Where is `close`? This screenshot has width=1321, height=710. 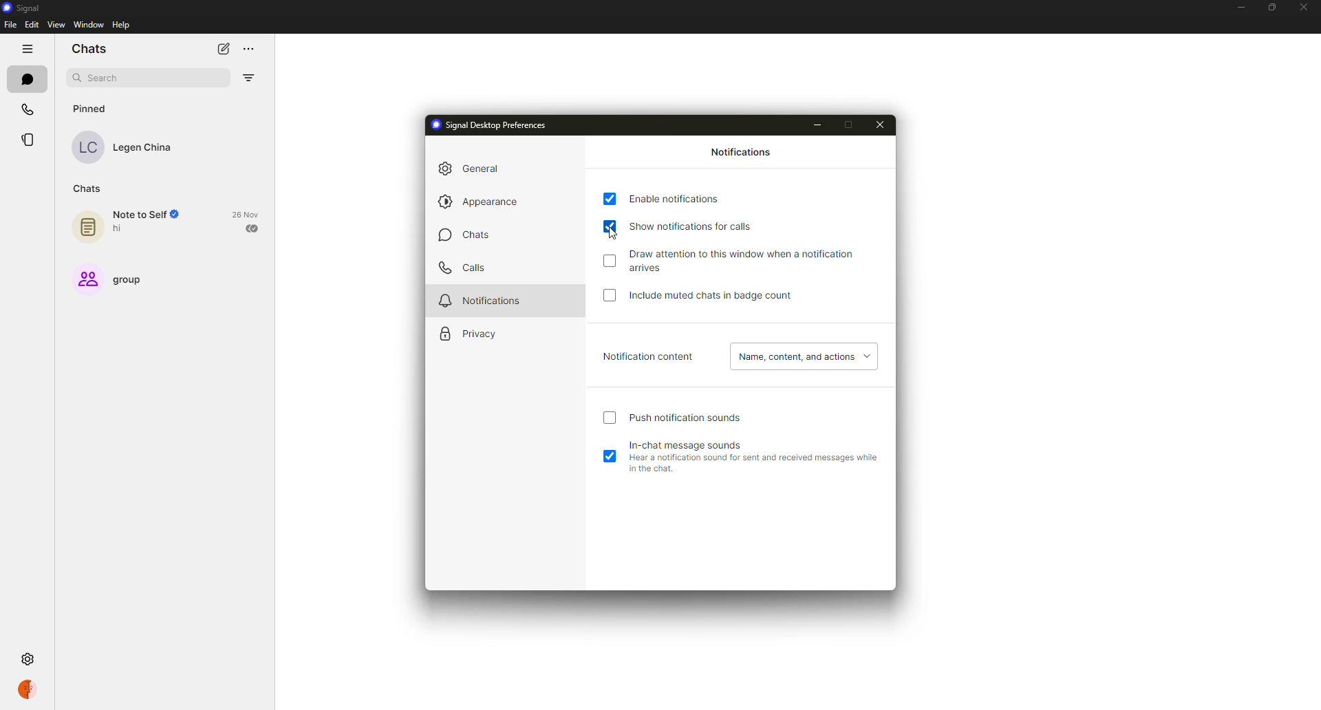
close is located at coordinates (883, 127).